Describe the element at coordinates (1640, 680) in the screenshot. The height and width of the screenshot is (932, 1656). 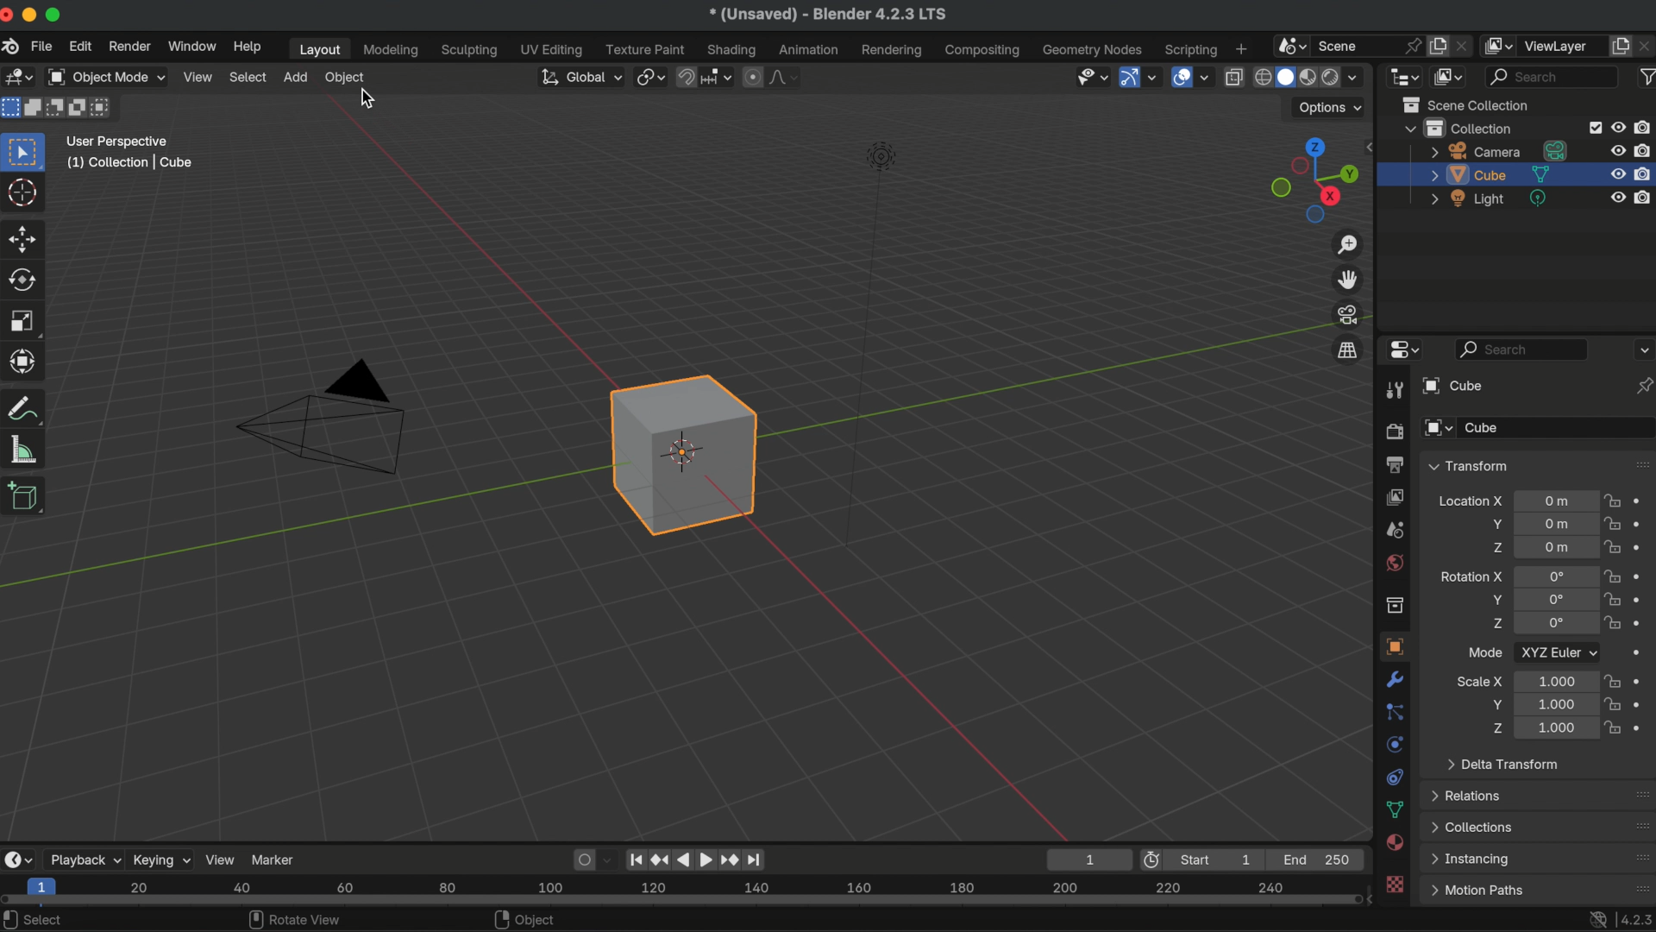
I see `animate property` at that location.